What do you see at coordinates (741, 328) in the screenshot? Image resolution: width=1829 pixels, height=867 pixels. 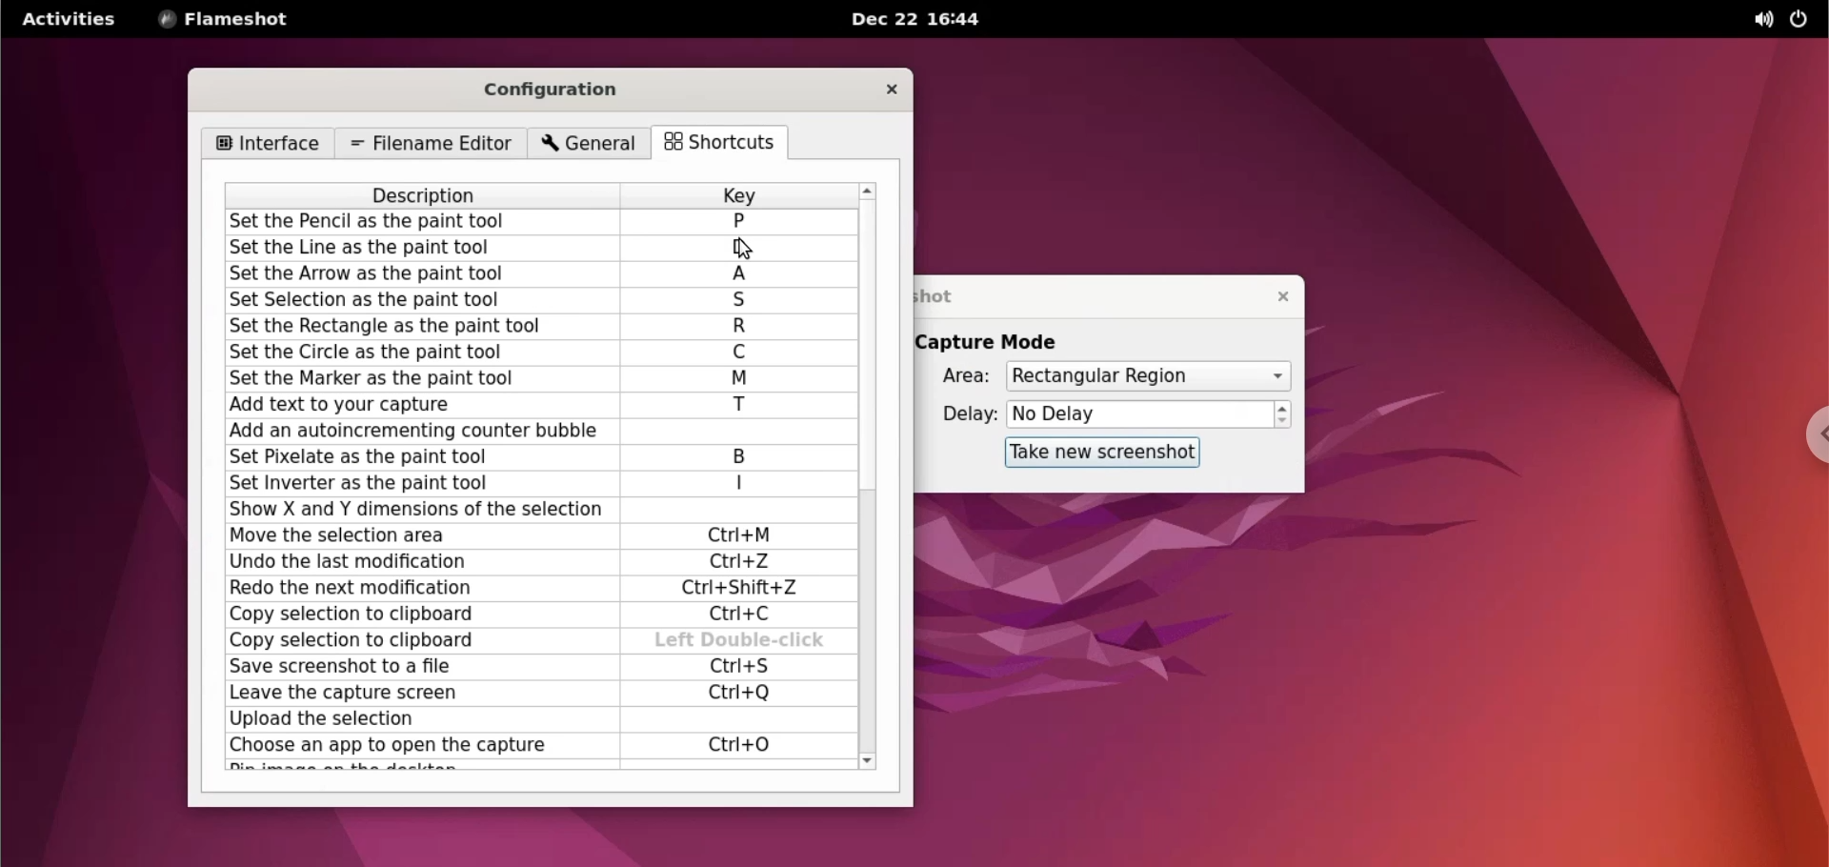 I see `R ` at bounding box center [741, 328].